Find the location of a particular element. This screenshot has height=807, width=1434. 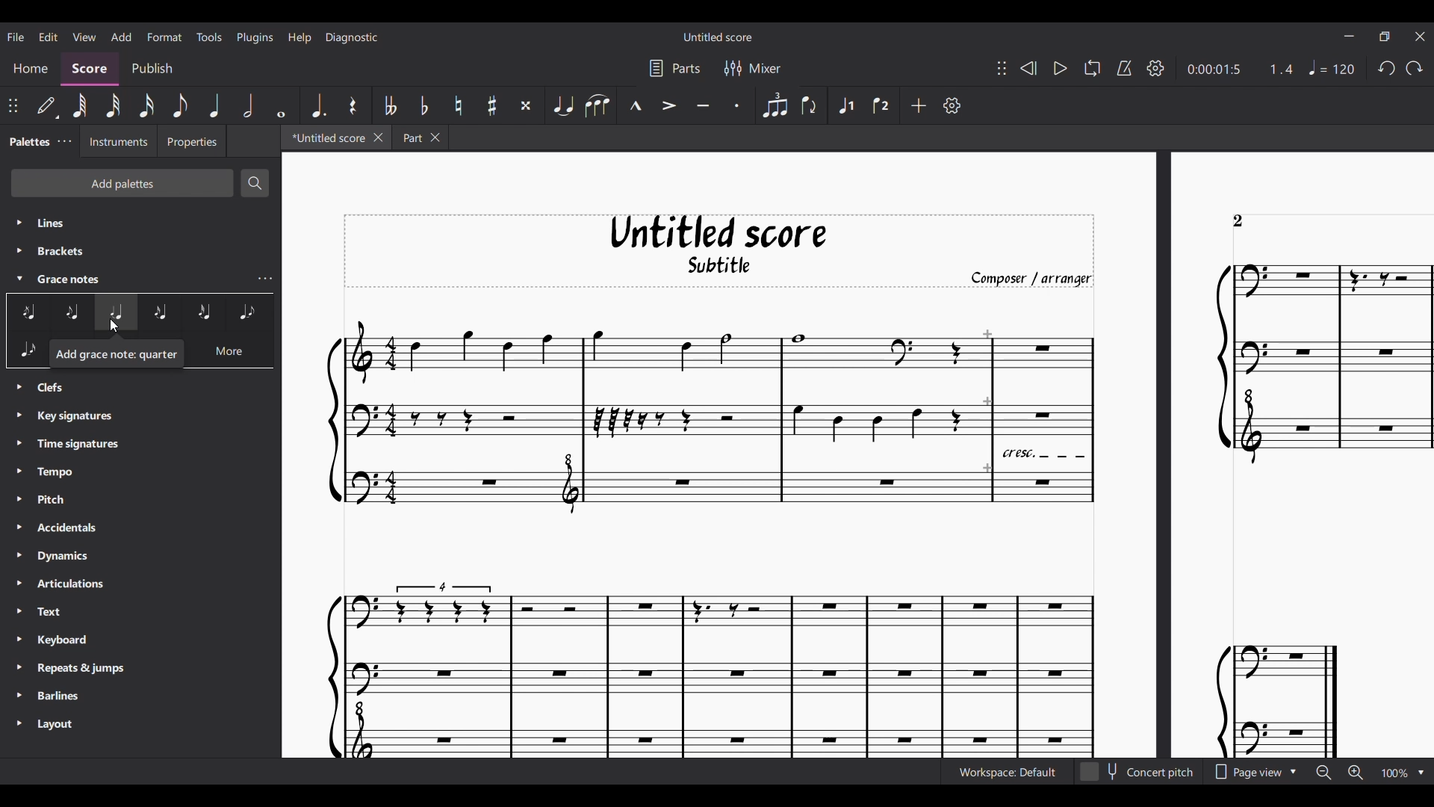

Search palette is located at coordinates (255, 183).